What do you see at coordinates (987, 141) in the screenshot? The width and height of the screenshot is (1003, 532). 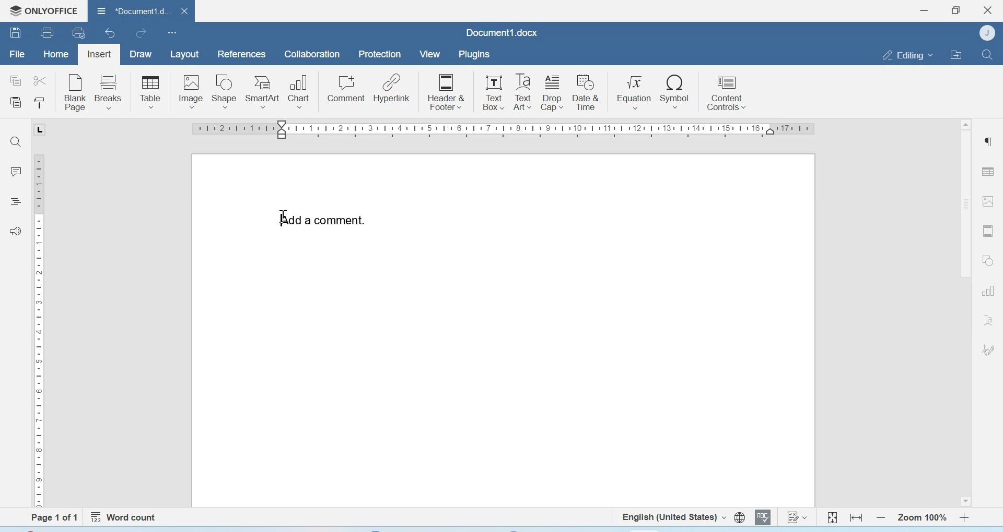 I see `Paragraph settings` at bounding box center [987, 141].